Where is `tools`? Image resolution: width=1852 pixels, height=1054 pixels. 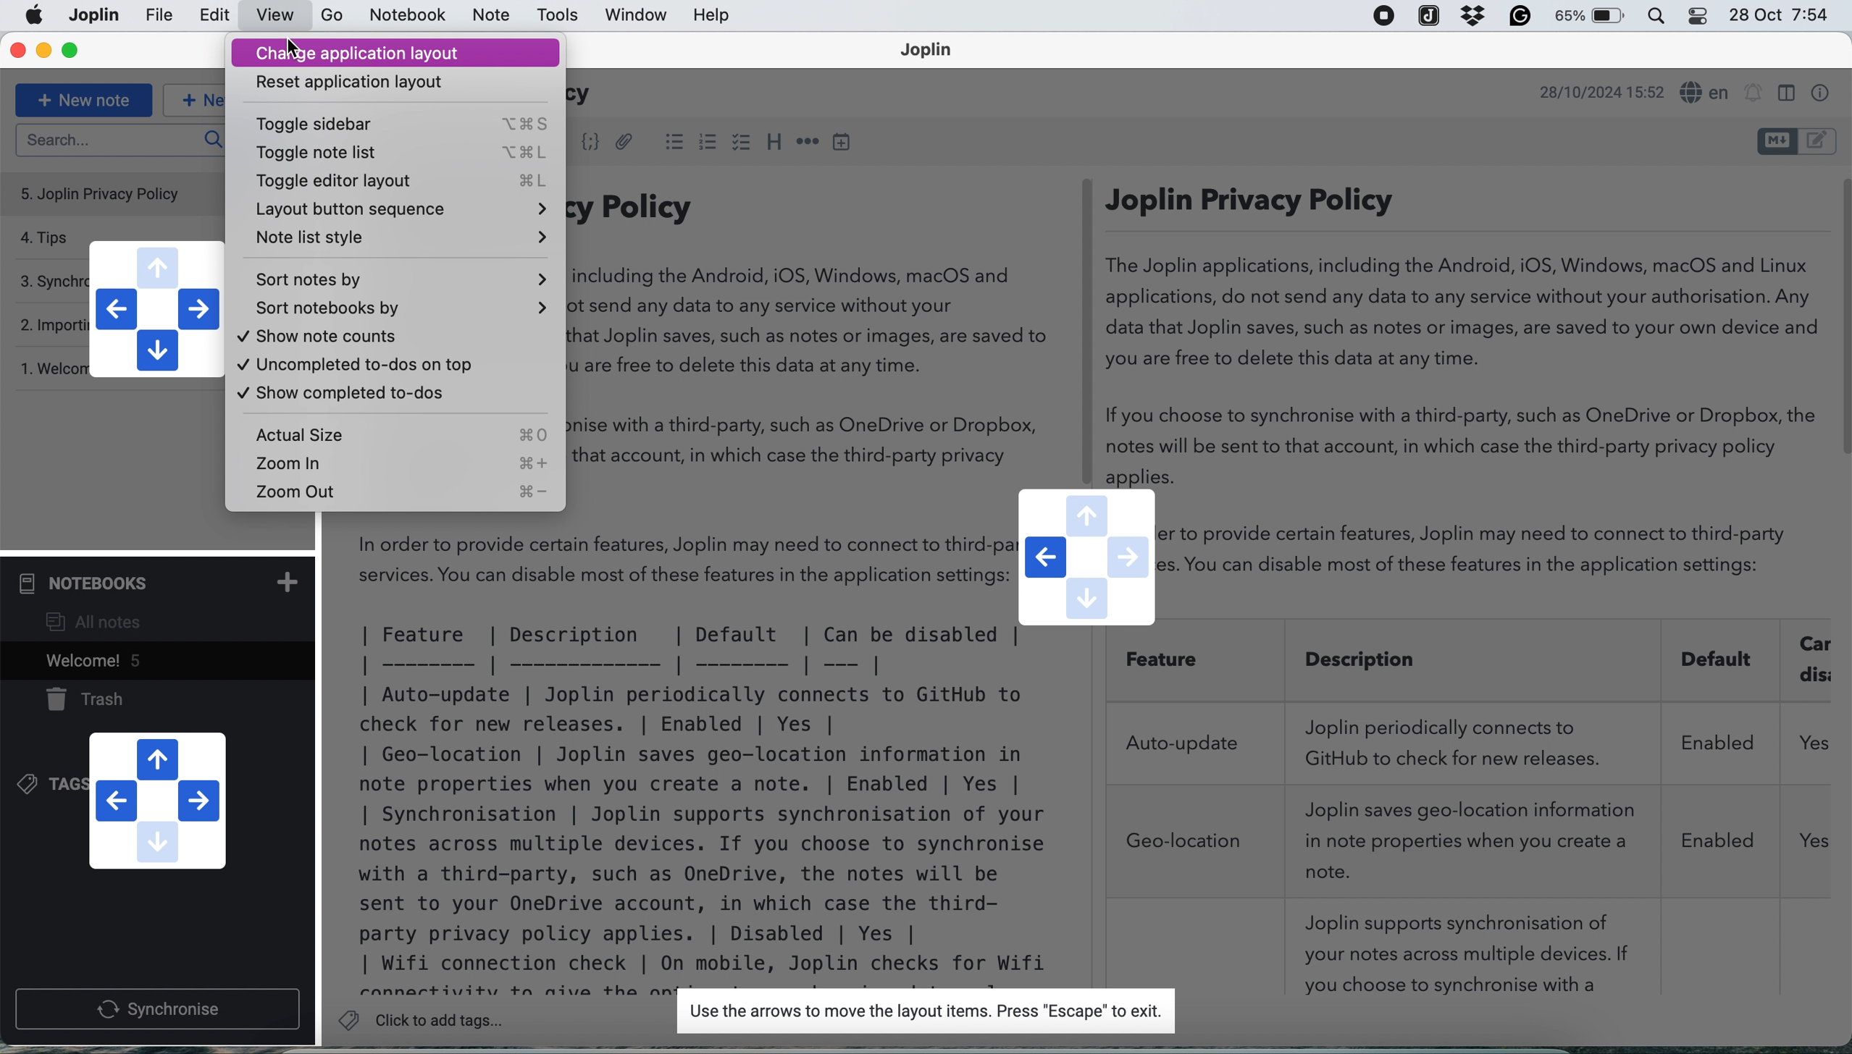 tools is located at coordinates (558, 16).